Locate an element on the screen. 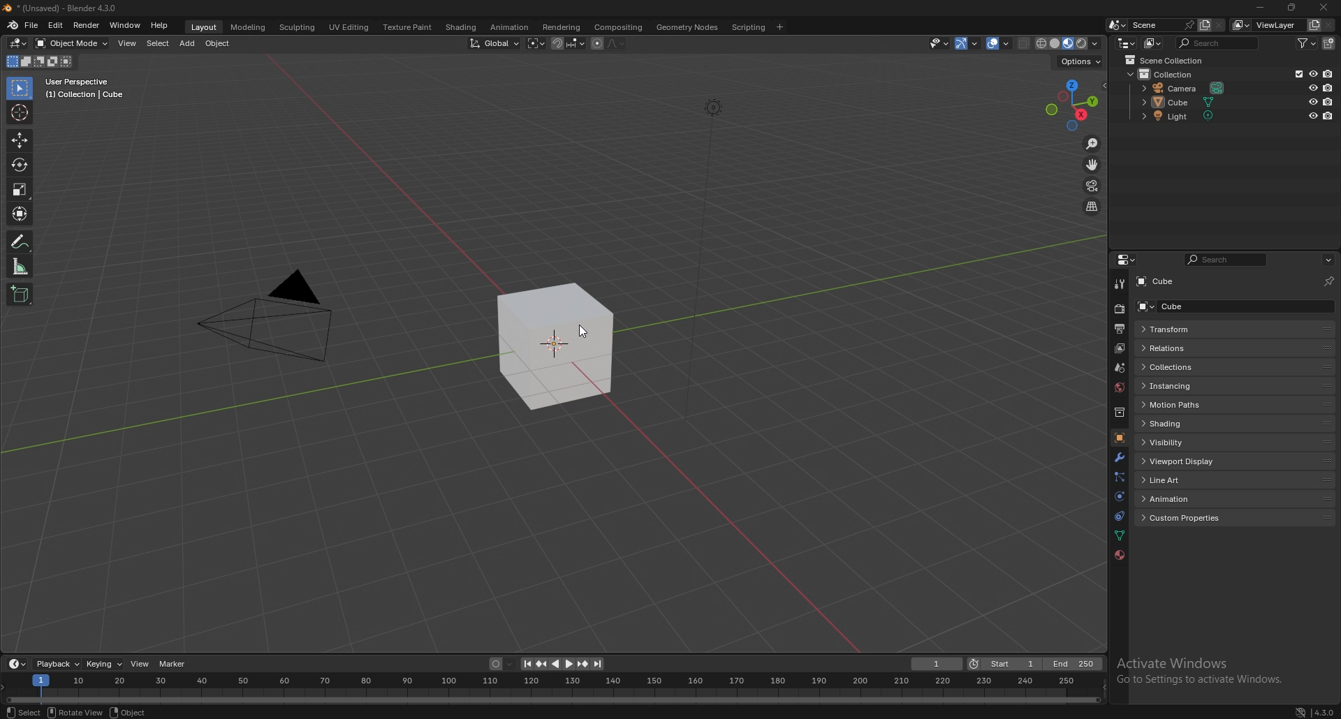 This screenshot has height=719, width=1341. tool is located at coordinates (1120, 285).